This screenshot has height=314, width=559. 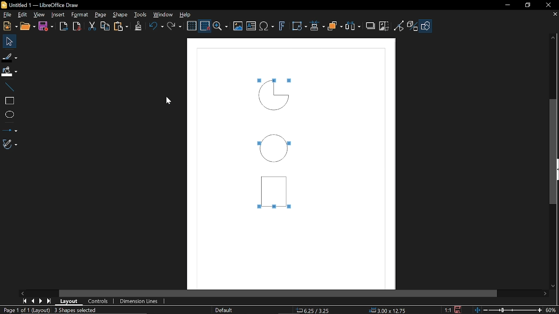 What do you see at coordinates (282, 27) in the screenshot?
I see `Insert Fontwork` at bounding box center [282, 27].